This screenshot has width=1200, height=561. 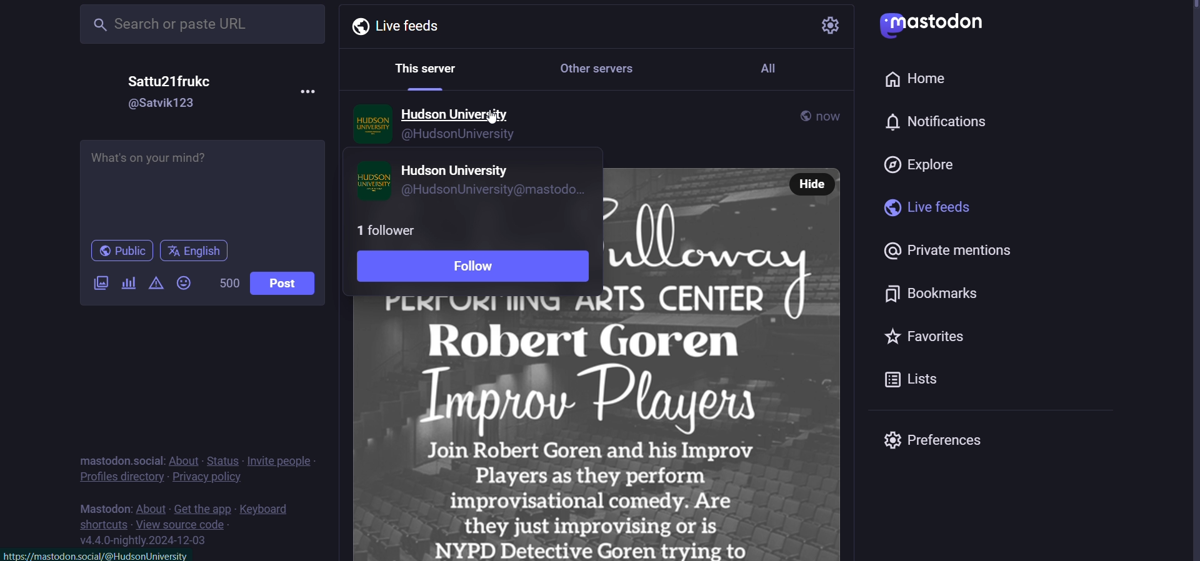 What do you see at coordinates (927, 21) in the screenshot?
I see `mastodon` at bounding box center [927, 21].